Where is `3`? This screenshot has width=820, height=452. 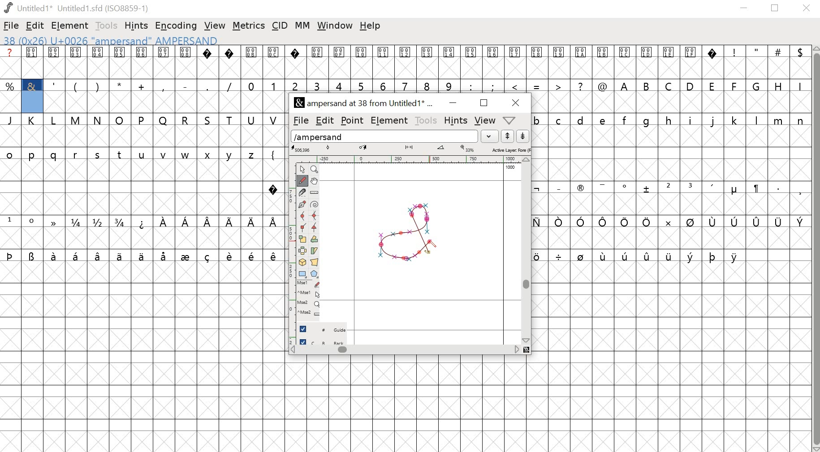 3 is located at coordinates (317, 85).